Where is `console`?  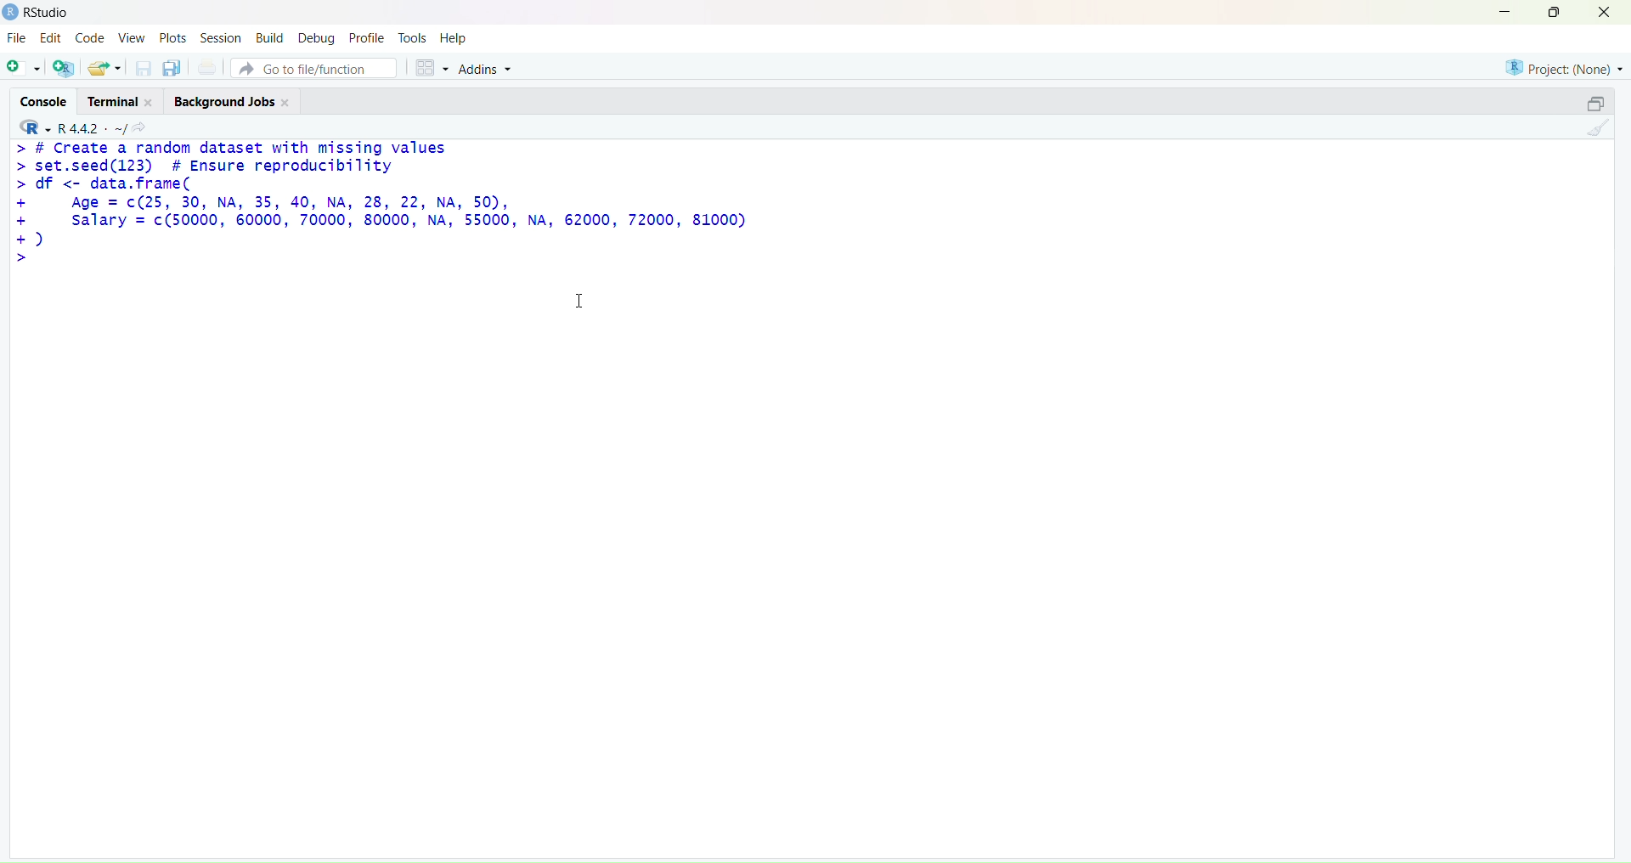 console is located at coordinates (44, 100).